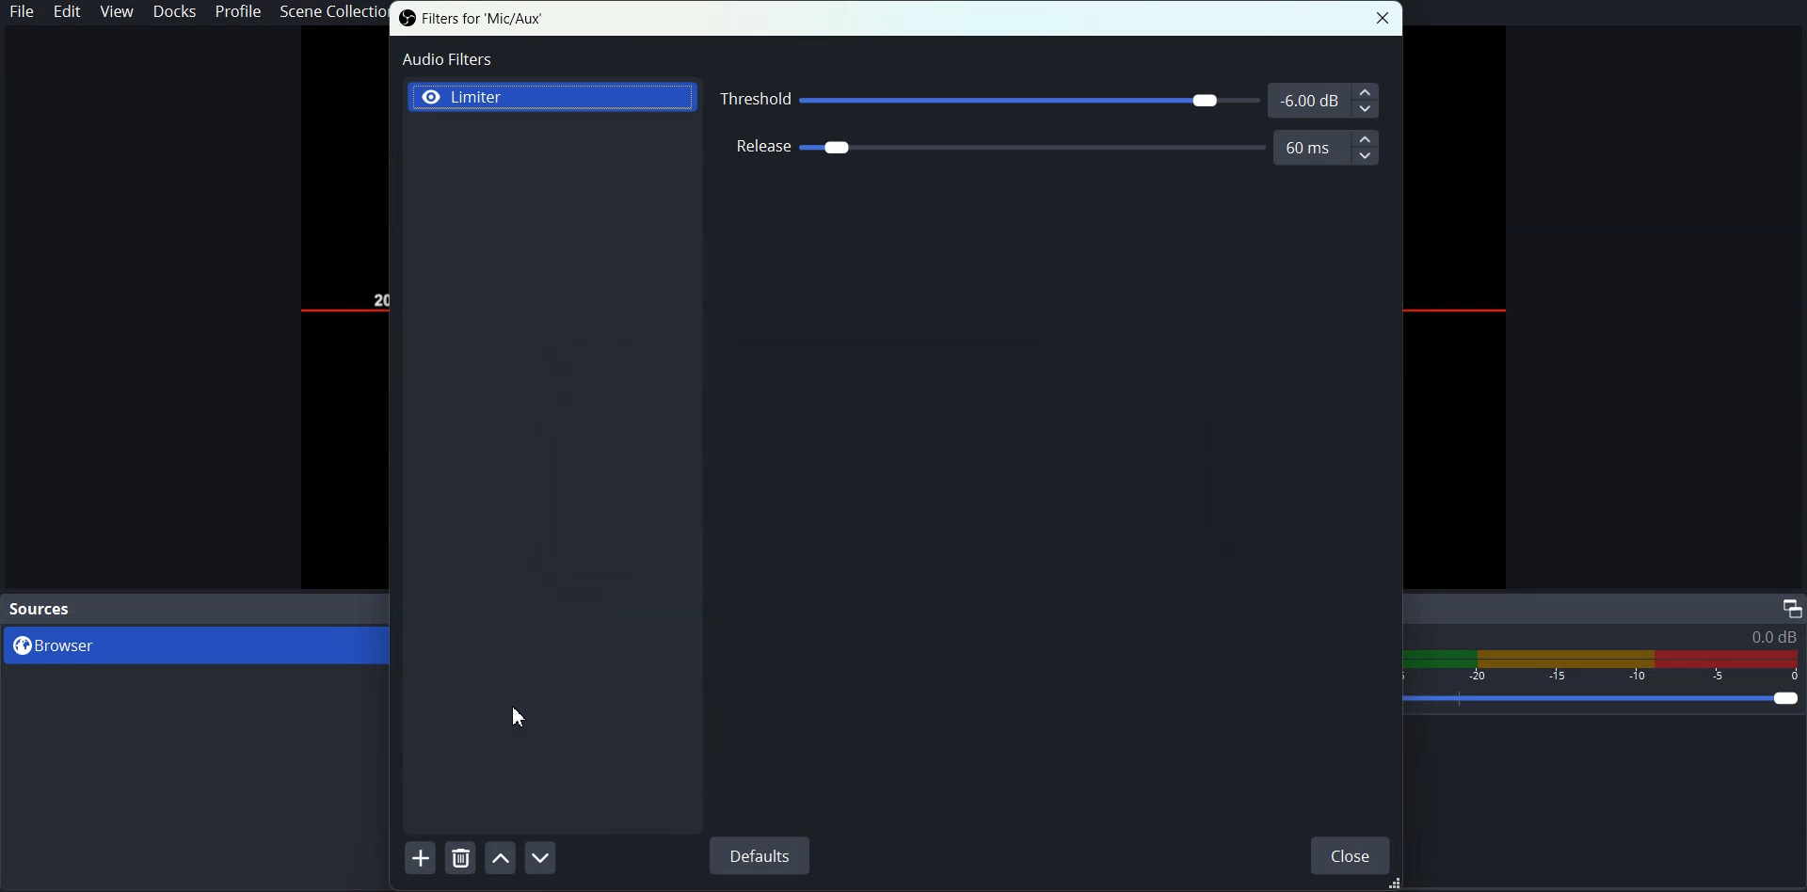  Describe the element at coordinates (117, 12) in the screenshot. I see `View` at that location.